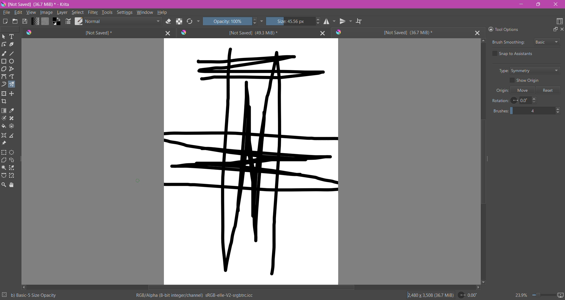 Image resolution: width=565 pixels, height=300 pixels. Describe the element at coordinates (78, 21) in the screenshot. I see `Choose Brush Preset` at that location.